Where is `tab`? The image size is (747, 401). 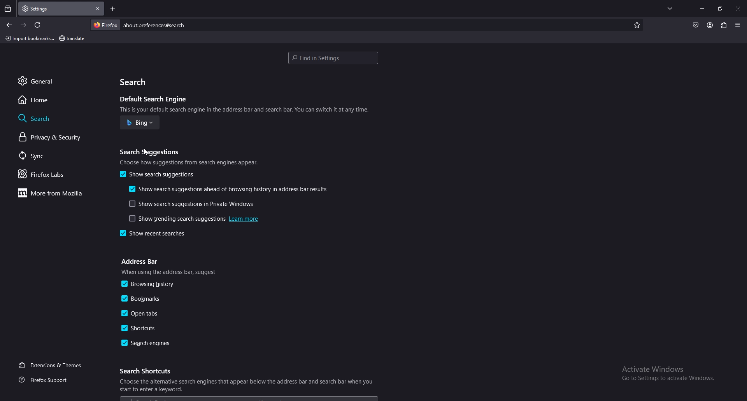 tab is located at coordinates (51, 9).